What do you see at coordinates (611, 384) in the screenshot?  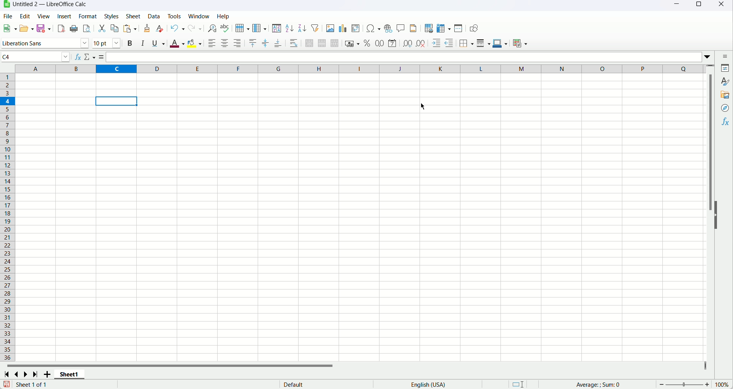 I see `Formula` at bounding box center [611, 384].